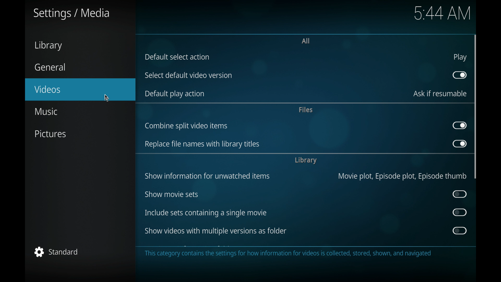  What do you see at coordinates (205, 213) in the screenshot?
I see `include sets` at bounding box center [205, 213].